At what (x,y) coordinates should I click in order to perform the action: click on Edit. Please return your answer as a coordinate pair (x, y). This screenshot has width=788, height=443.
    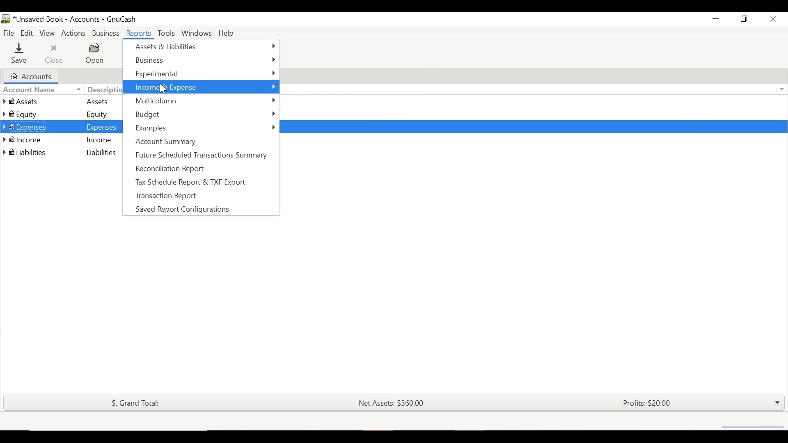
    Looking at the image, I should click on (27, 32).